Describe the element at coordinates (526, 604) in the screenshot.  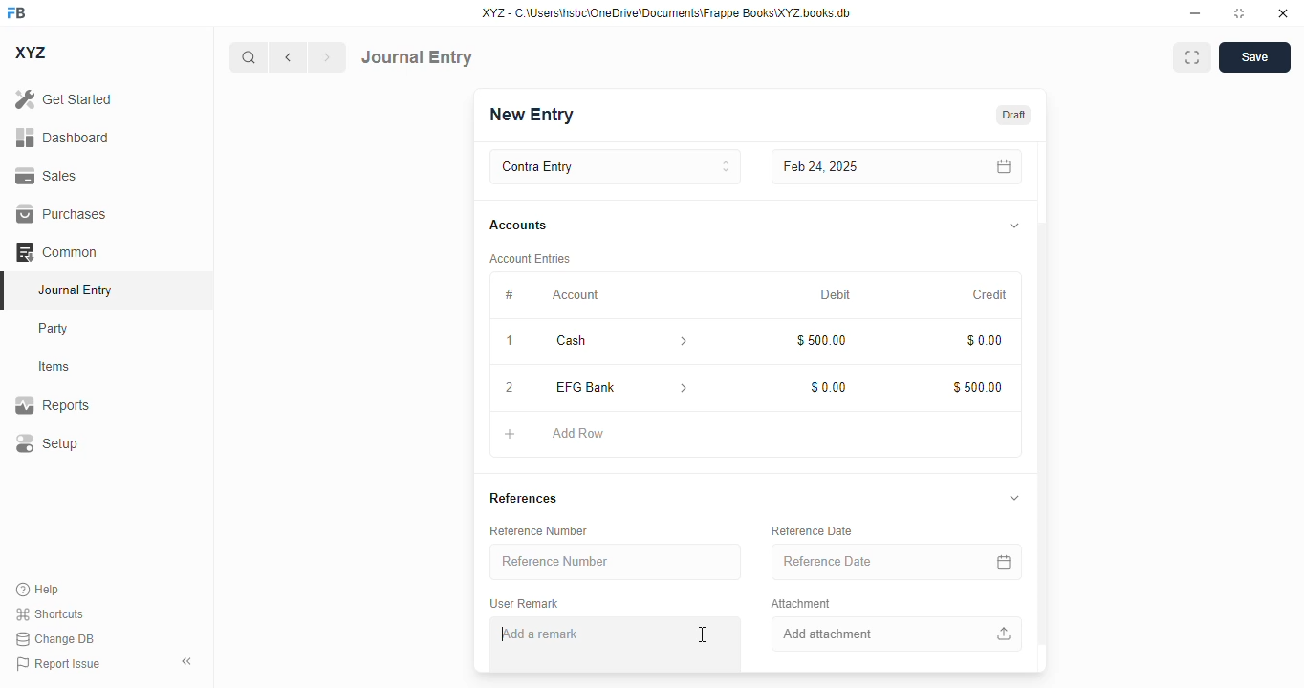
I see `user remark` at that location.